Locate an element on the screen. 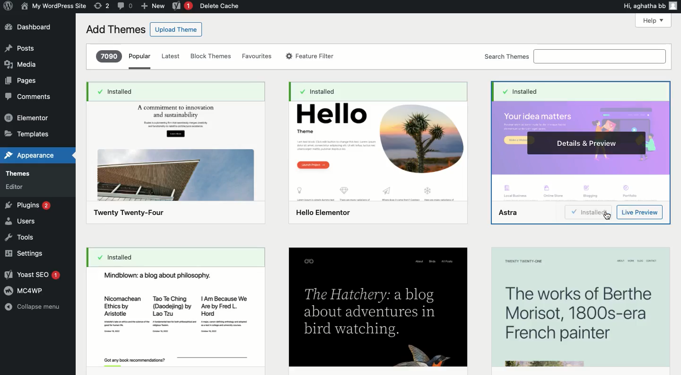 The width and height of the screenshot is (681, 375). installed is located at coordinates (377, 92).